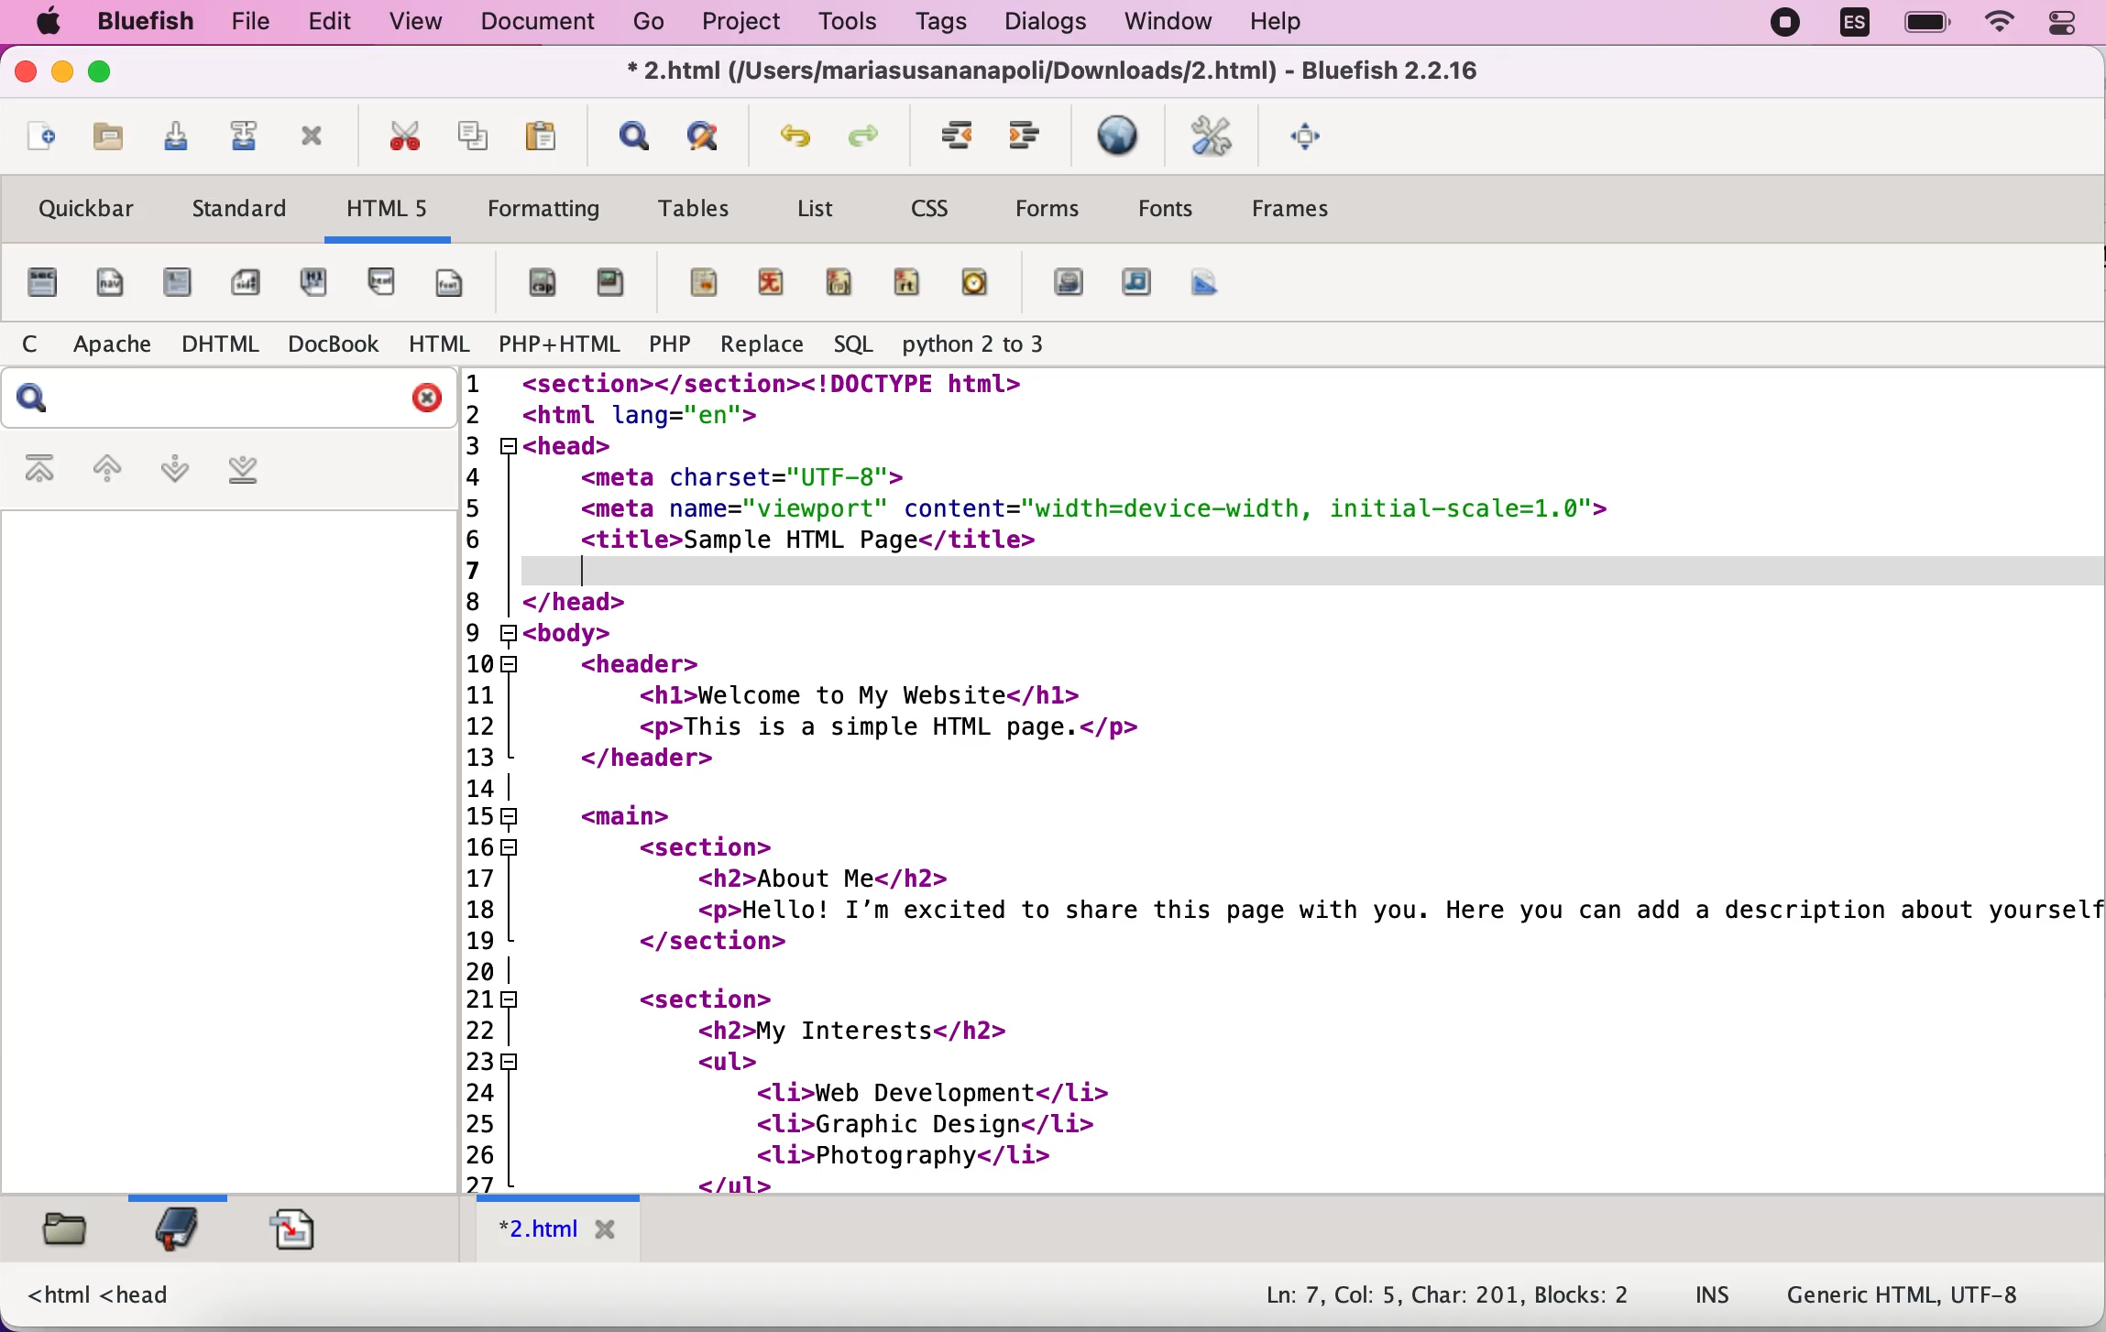  Describe the element at coordinates (1068, 283) in the screenshot. I see `video` at that location.